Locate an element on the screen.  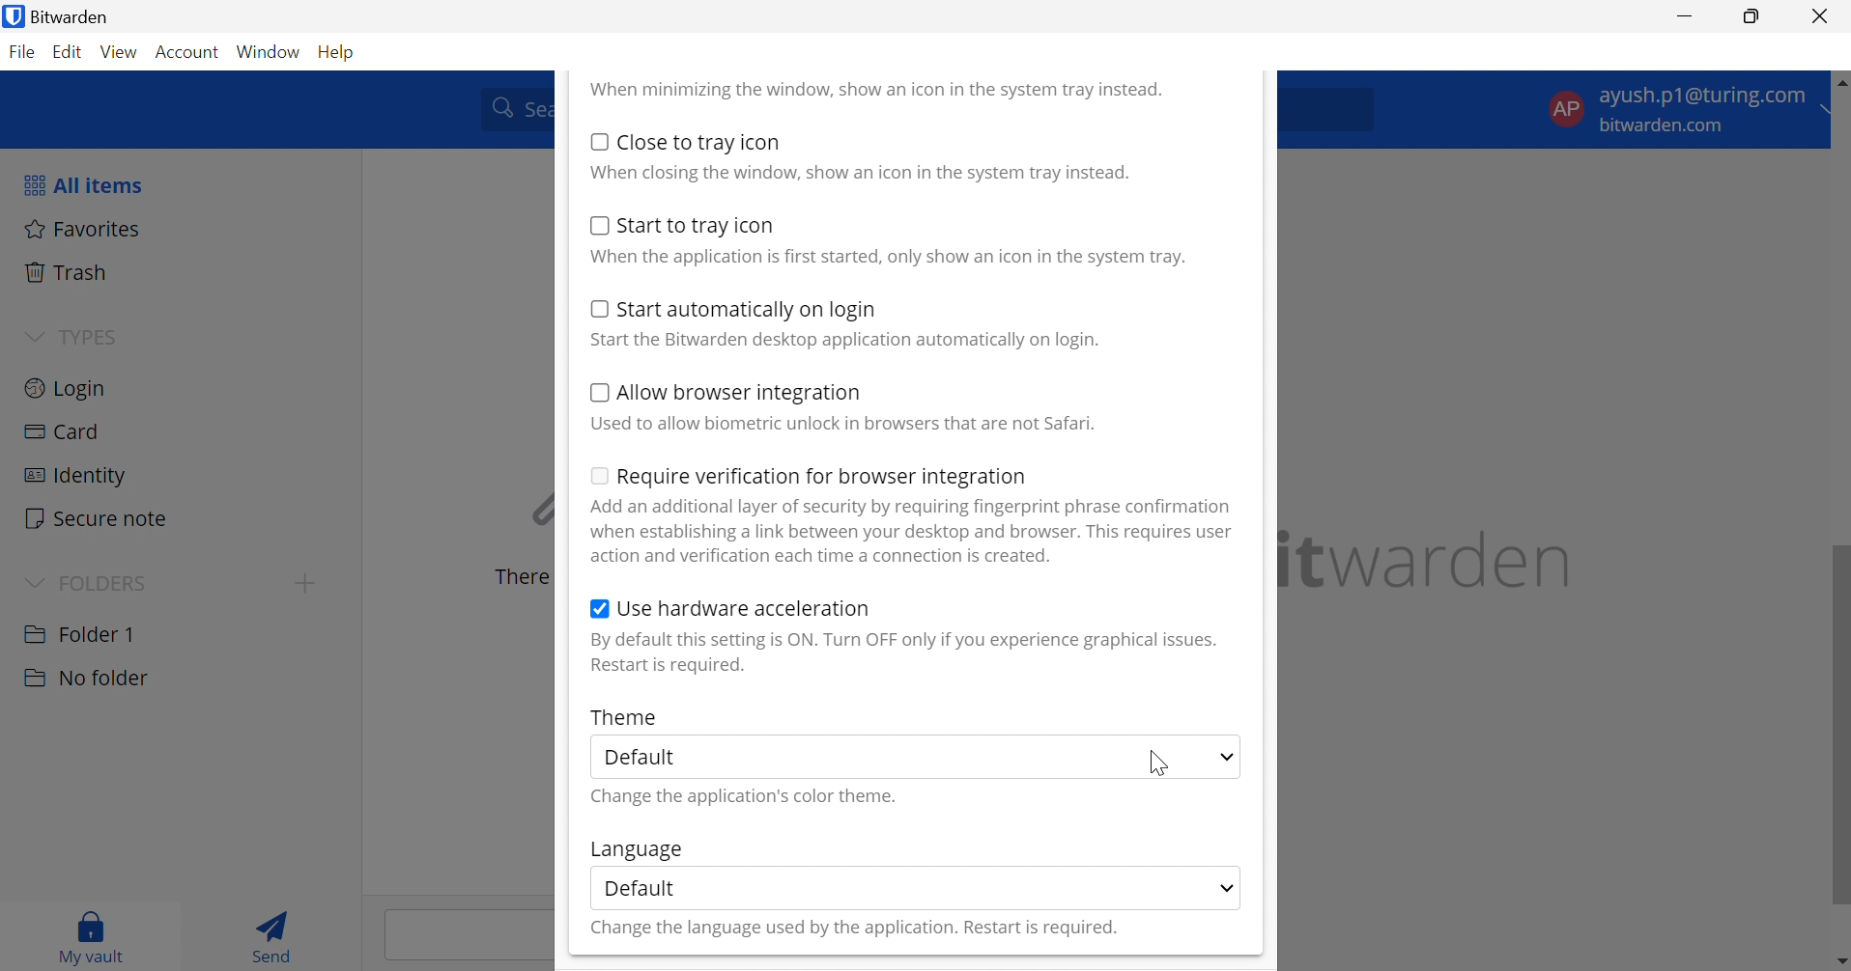
Drop Down is located at coordinates (1228, 886).